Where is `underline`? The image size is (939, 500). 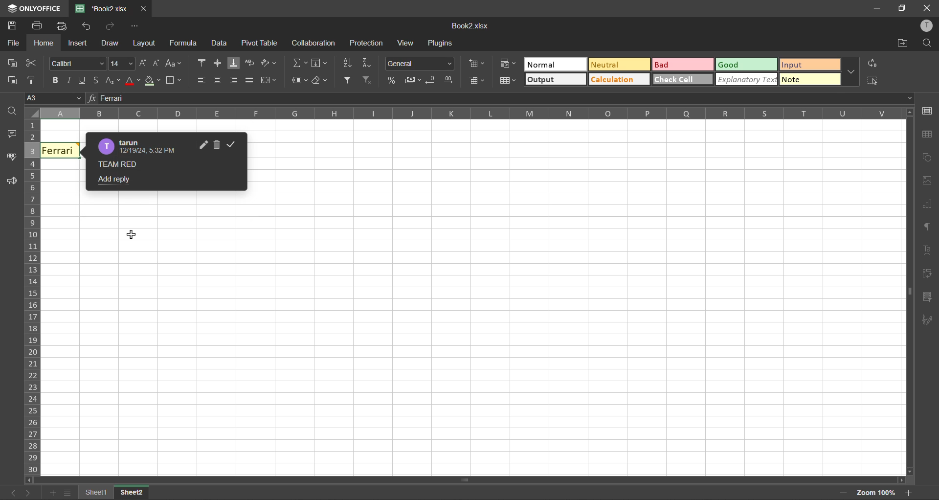
underline is located at coordinates (84, 80).